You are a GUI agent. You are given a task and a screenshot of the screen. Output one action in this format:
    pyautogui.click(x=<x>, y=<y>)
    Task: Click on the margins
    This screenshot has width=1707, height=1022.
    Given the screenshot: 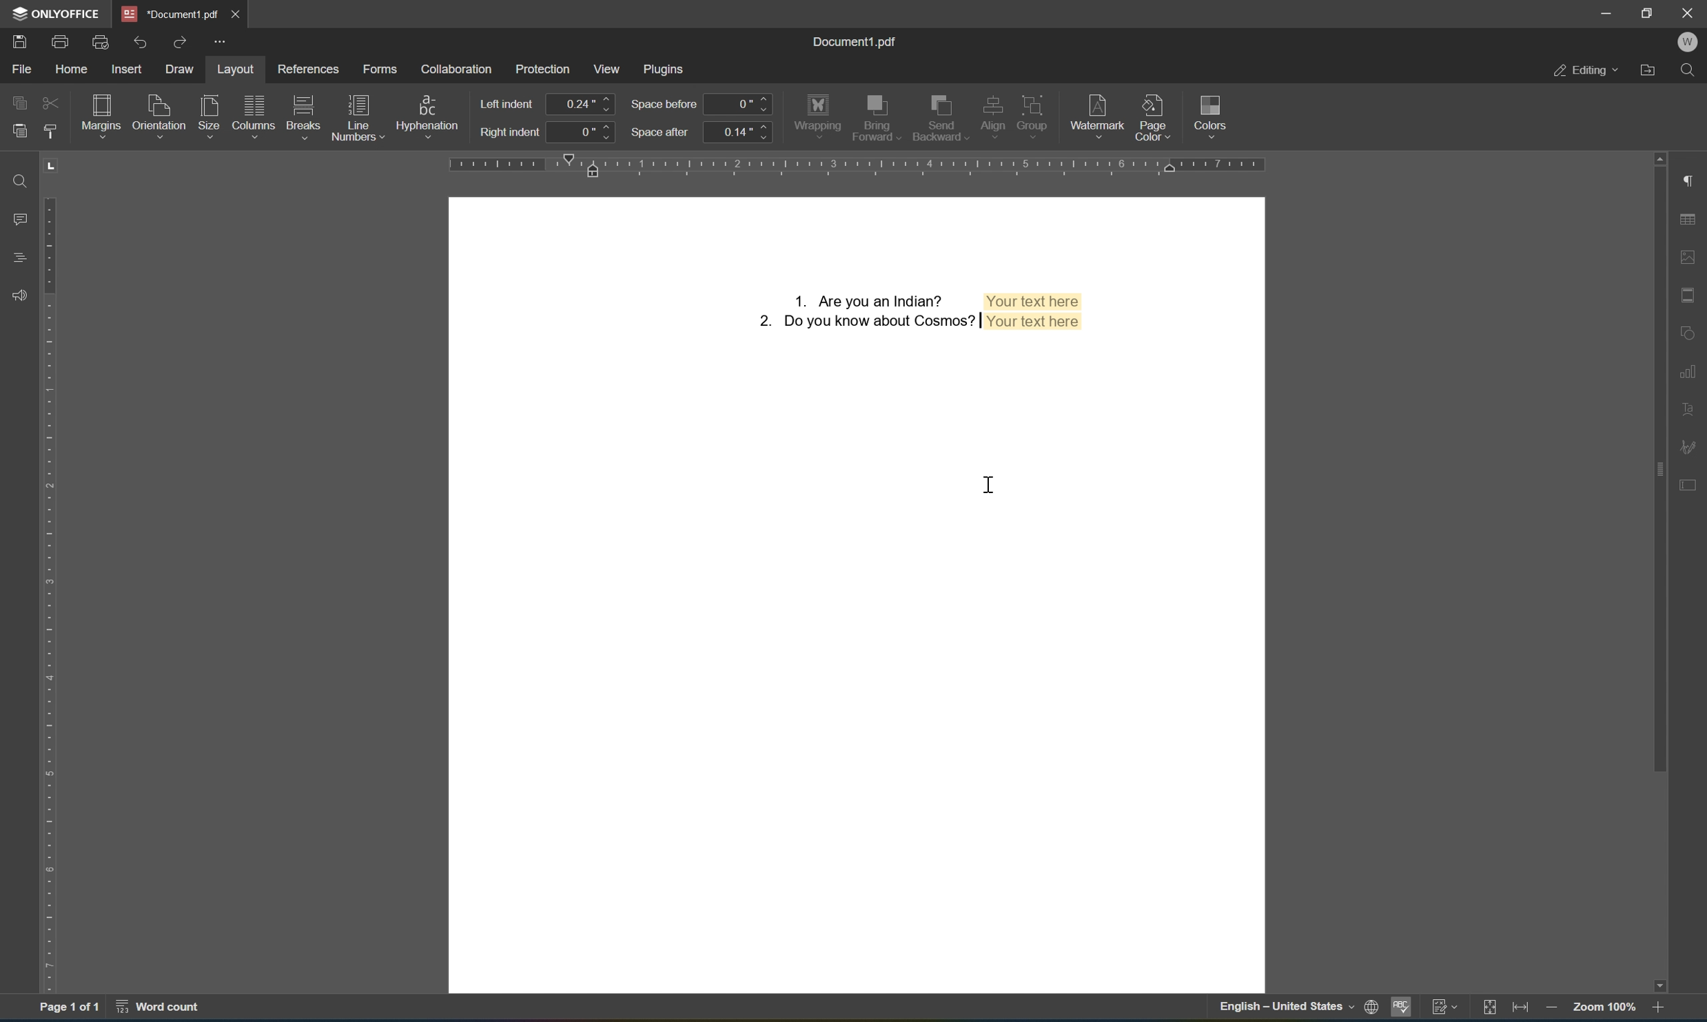 What is the action you would take?
    pyautogui.click(x=104, y=113)
    